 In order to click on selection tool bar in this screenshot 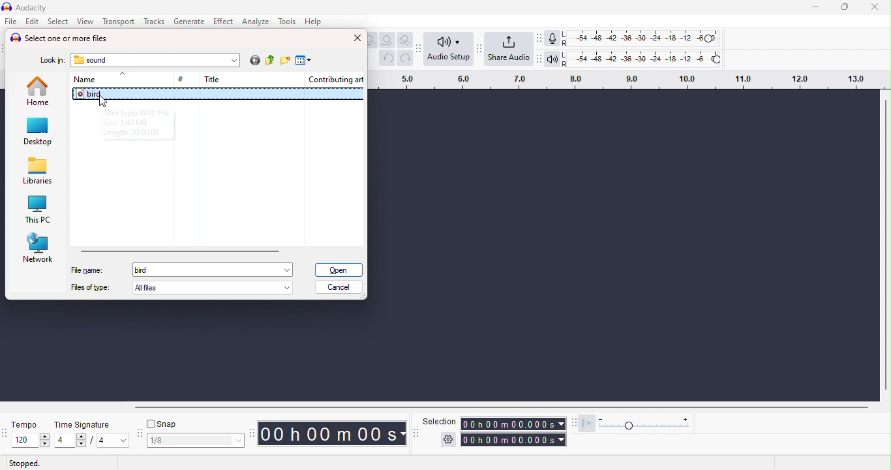, I will do `click(415, 432)`.